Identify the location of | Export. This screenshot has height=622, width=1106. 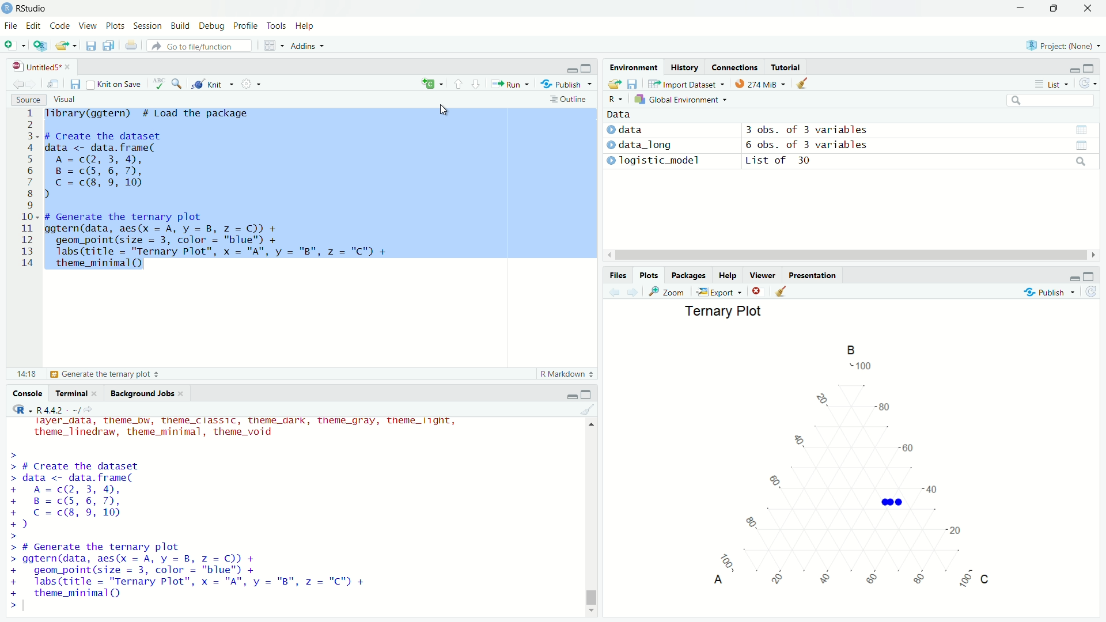
(717, 291).